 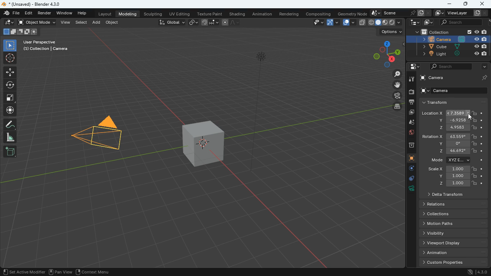 What do you see at coordinates (45, 13) in the screenshot?
I see `render` at bounding box center [45, 13].